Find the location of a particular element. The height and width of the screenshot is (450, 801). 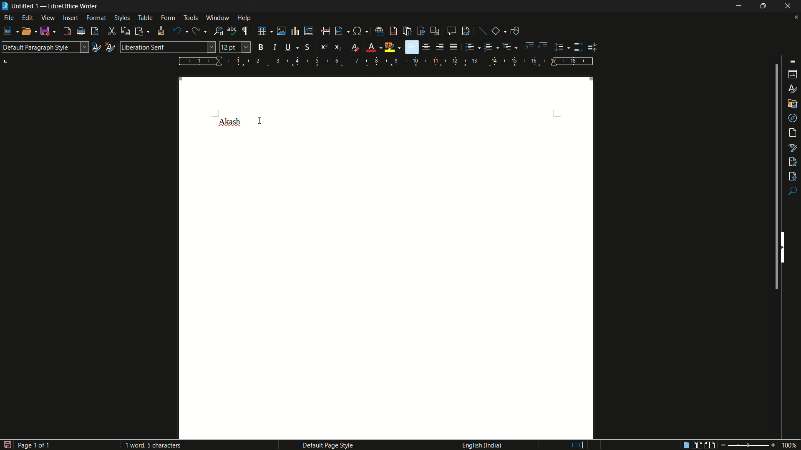

page style is located at coordinates (327, 445).